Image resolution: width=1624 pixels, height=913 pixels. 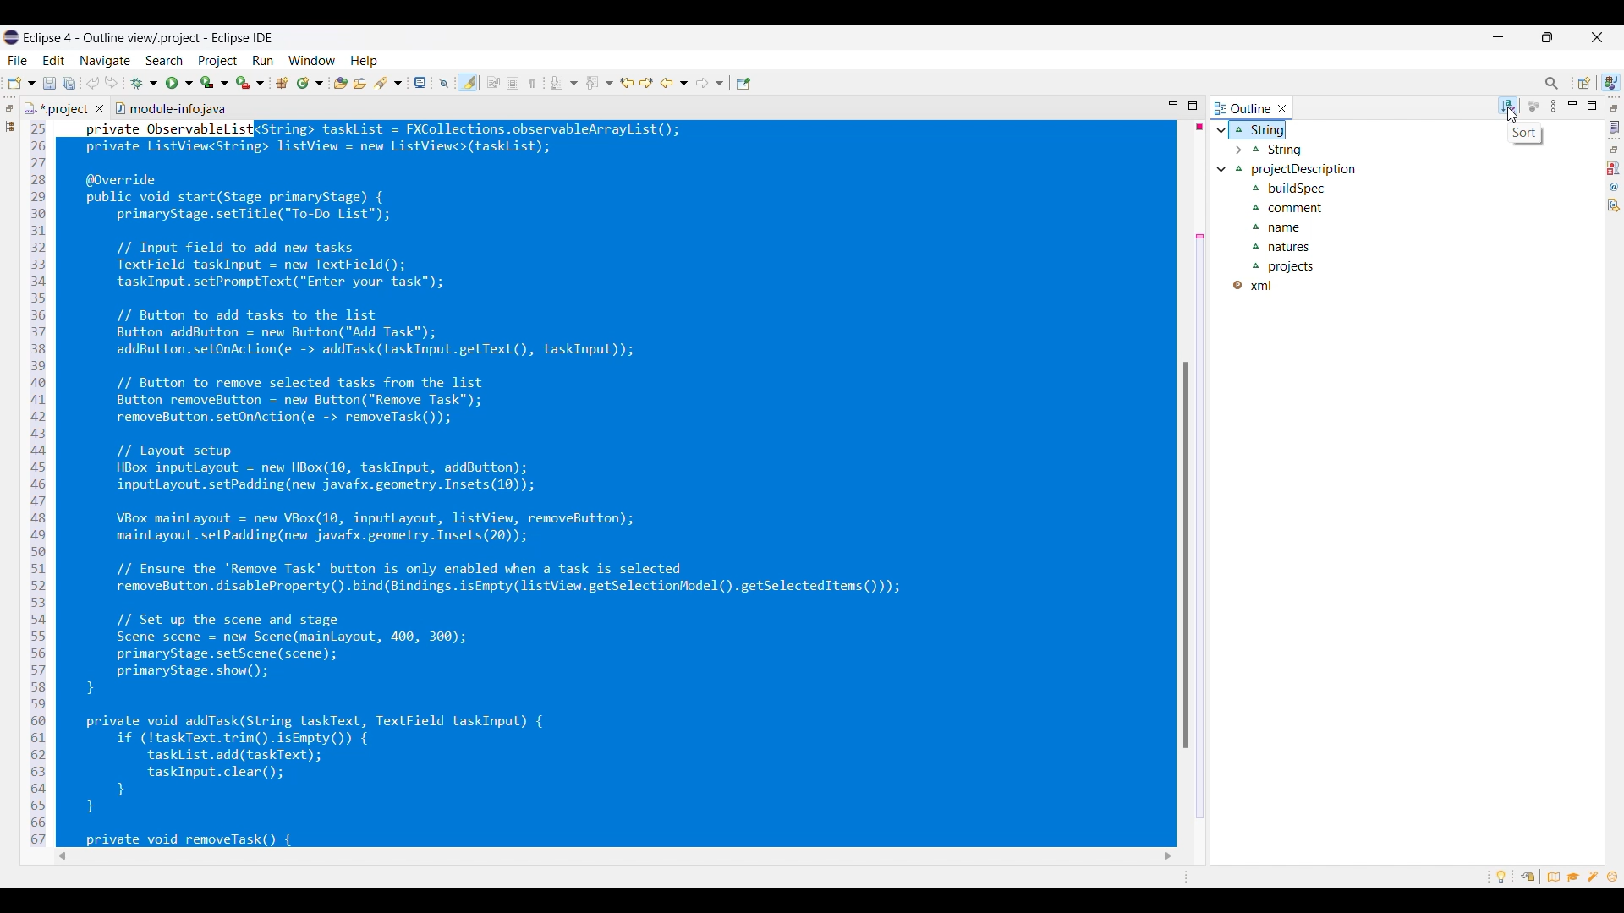 What do you see at coordinates (1508, 106) in the screenshot?
I see `Sort` at bounding box center [1508, 106].